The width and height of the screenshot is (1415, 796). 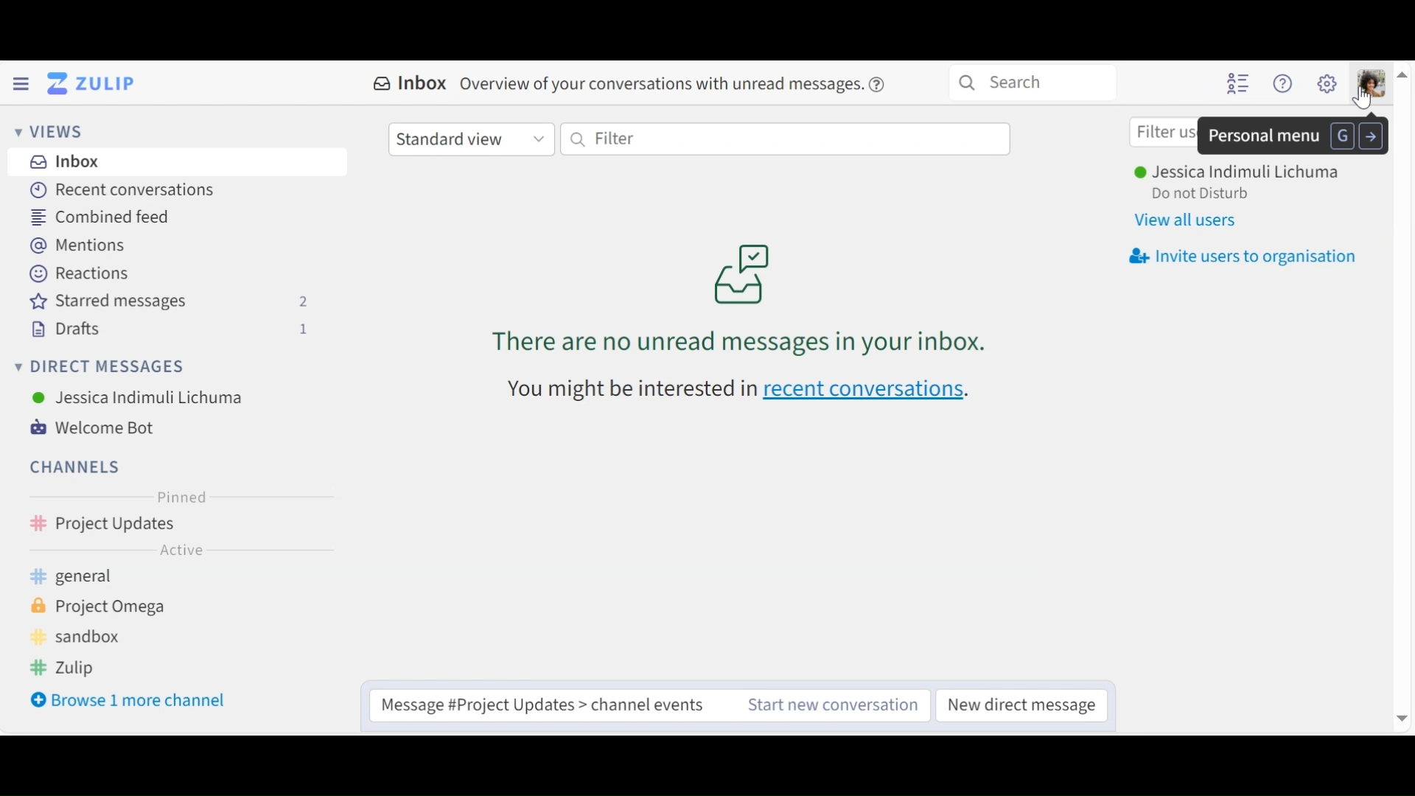 What do you see at coordinates (614, 82) in the screenshot?
I see `Inbox Overview of your conversations with unread messages` at bounding box center [614, 82].